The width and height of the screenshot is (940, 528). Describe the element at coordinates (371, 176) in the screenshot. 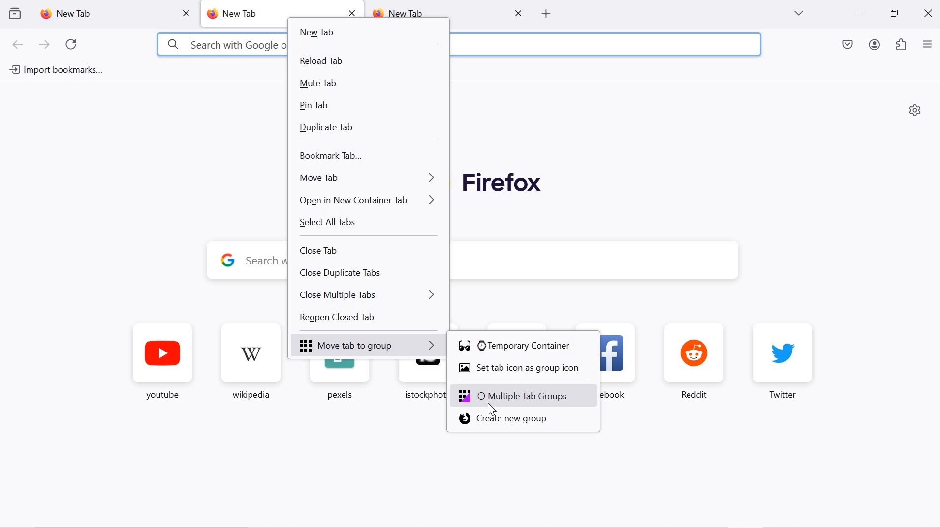

I see `move tab` at that location.